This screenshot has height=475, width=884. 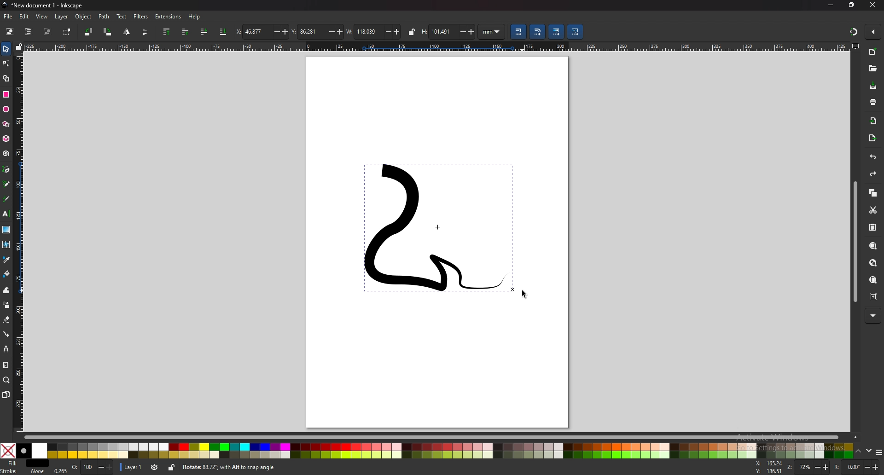 I want to click on lower selection to bottom, so click(x=223, y=32).